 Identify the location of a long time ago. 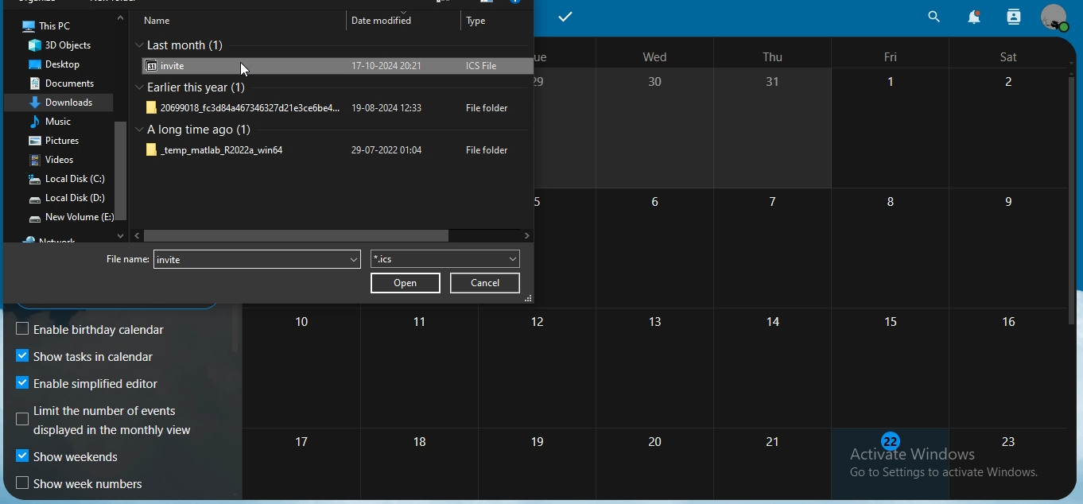
(203, 129).